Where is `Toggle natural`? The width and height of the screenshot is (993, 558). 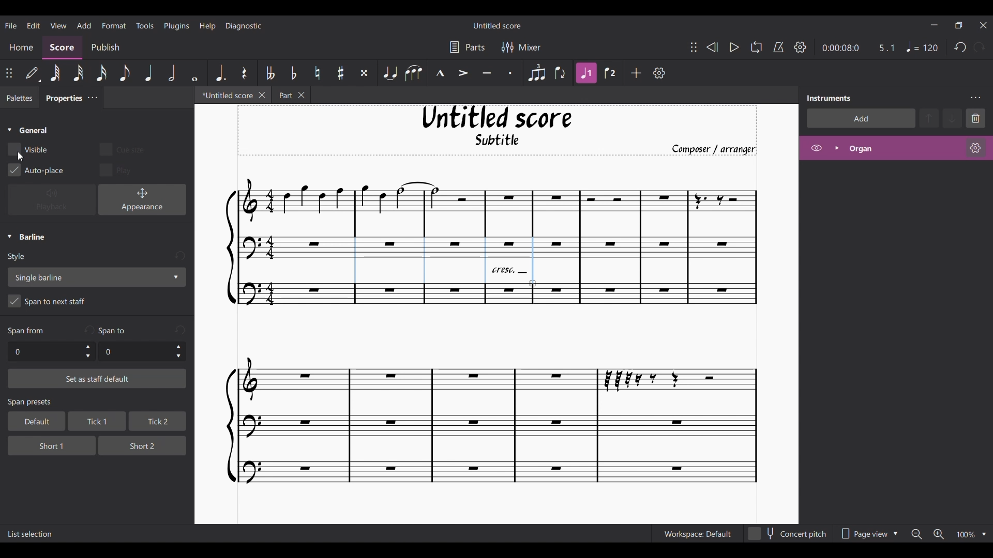
Toggle natural is located at coordinates (317, 73).